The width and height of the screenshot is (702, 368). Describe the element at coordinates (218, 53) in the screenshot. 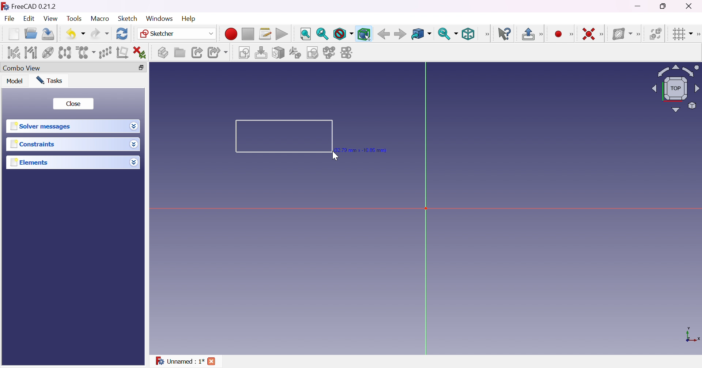

I see `Make sub-link` at that location.